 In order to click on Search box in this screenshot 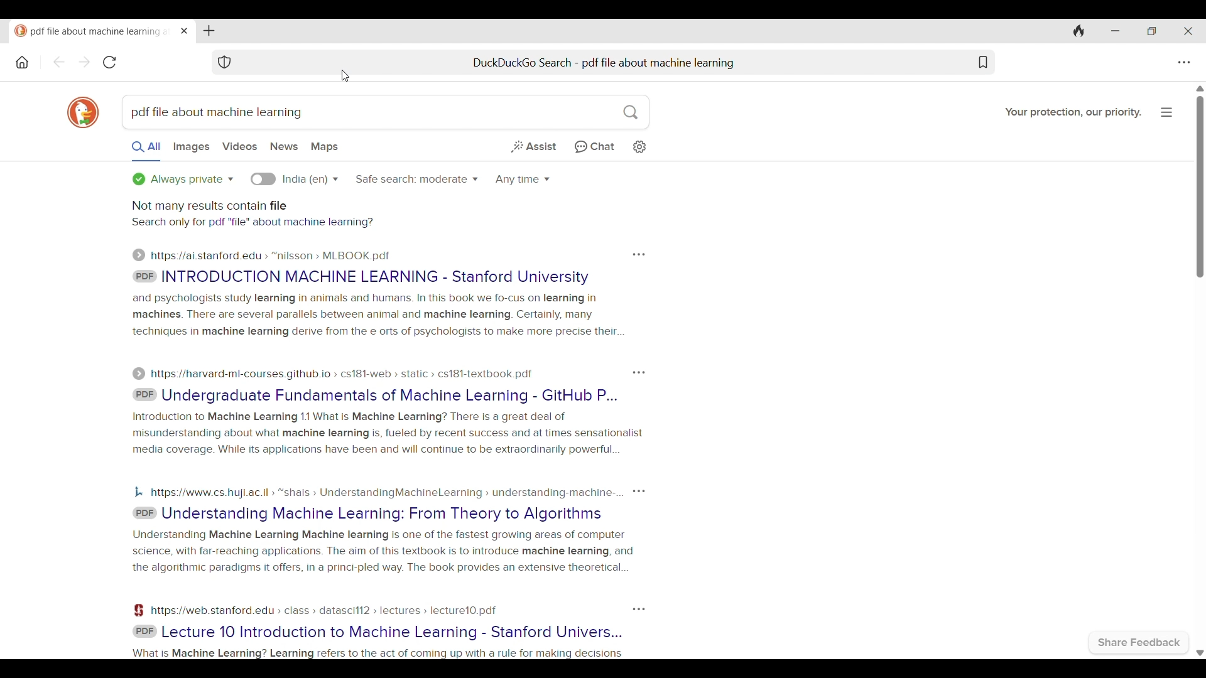, I will do `click(476, 112)`.